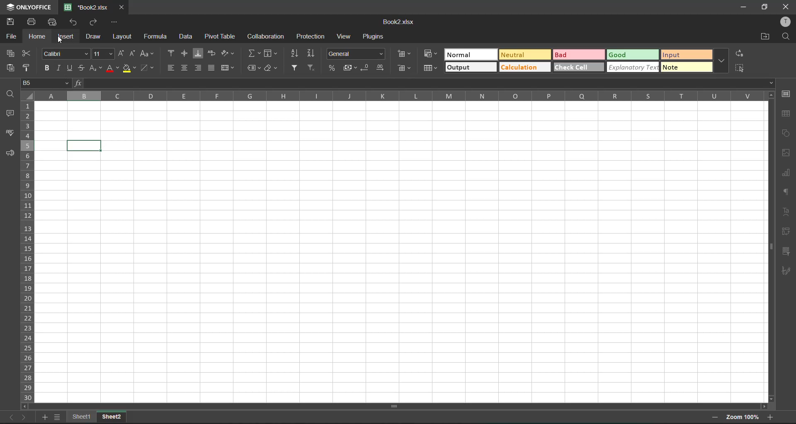 This screenshot has width=796, height=424. Describe the element at coordinates (60, 417) in the screenshot. I see `sheet list` at that location.